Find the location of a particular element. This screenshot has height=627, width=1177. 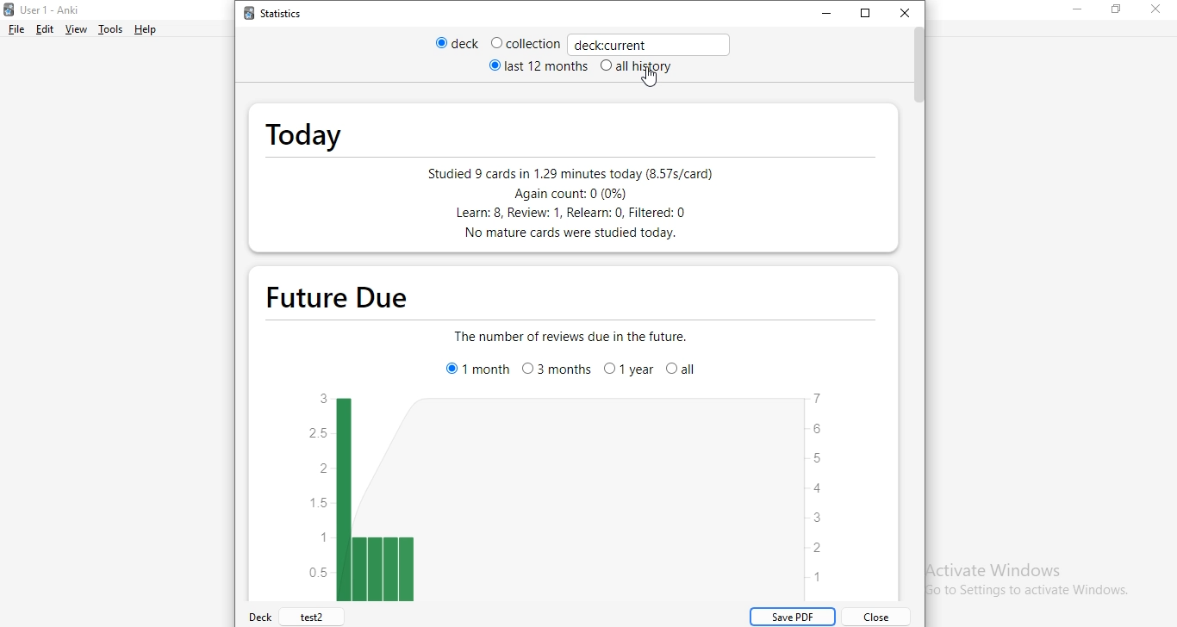

close is located at coordinates (879, 617).